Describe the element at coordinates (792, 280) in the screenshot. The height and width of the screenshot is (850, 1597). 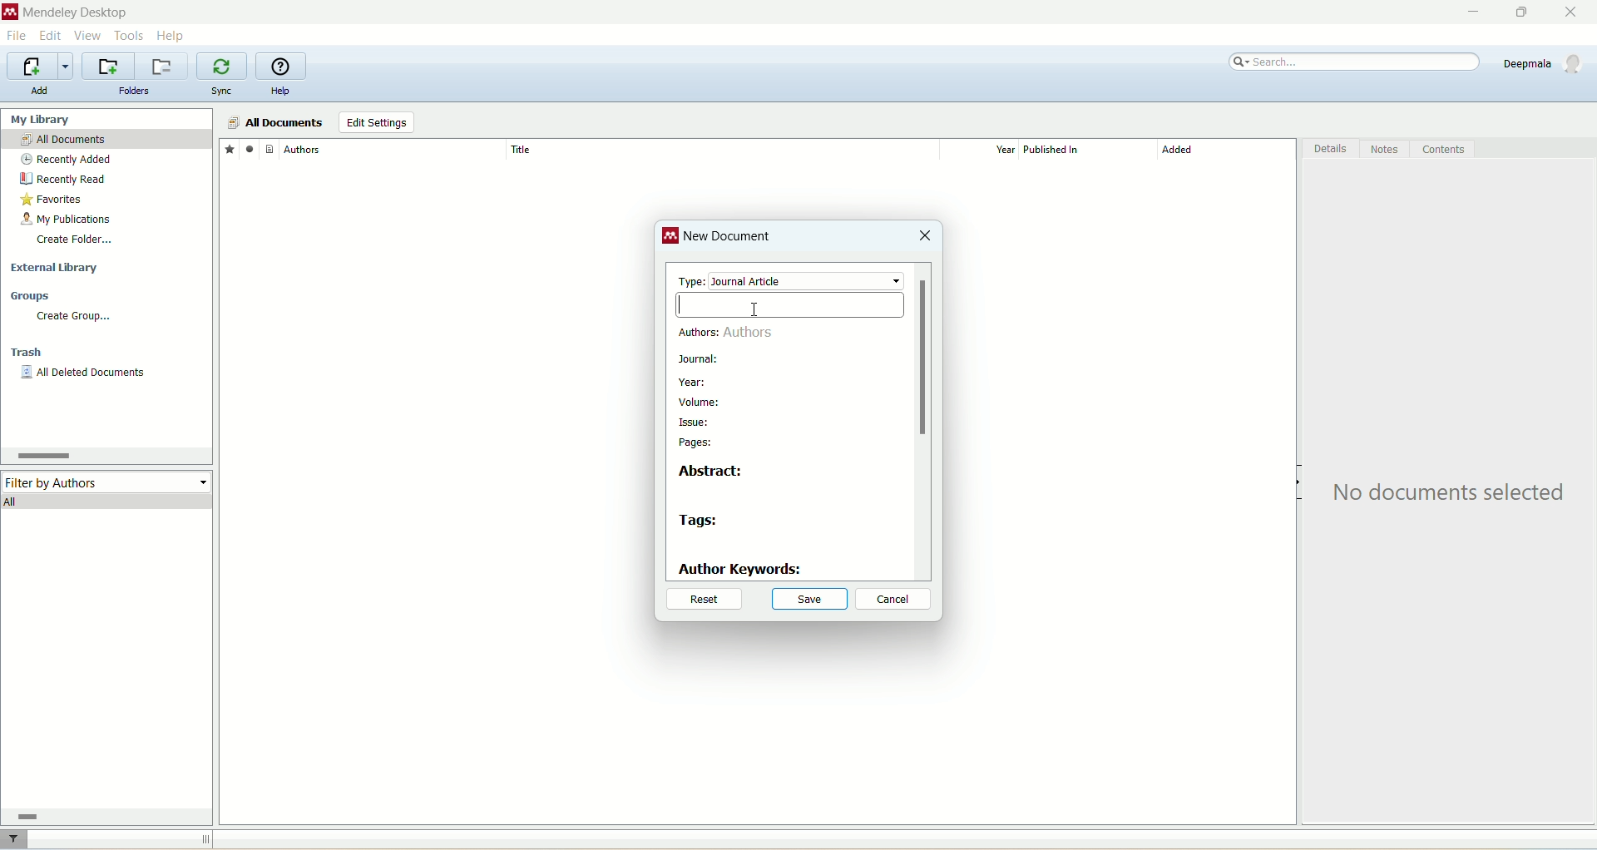
I see `type` at that location.